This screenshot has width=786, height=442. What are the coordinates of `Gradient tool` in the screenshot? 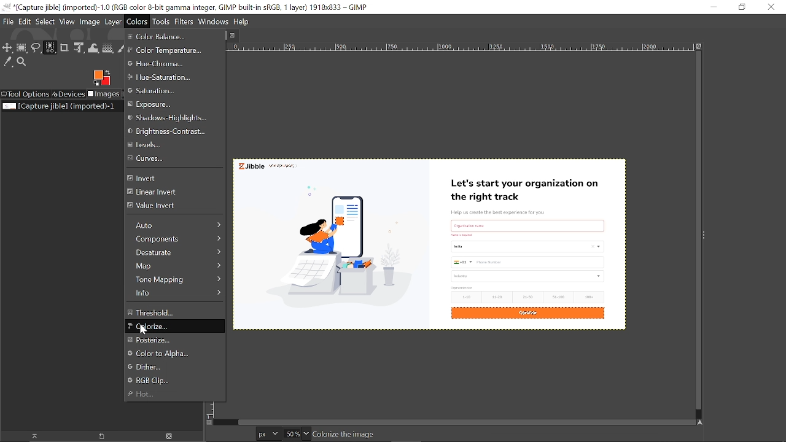 It's located at (108, 48).